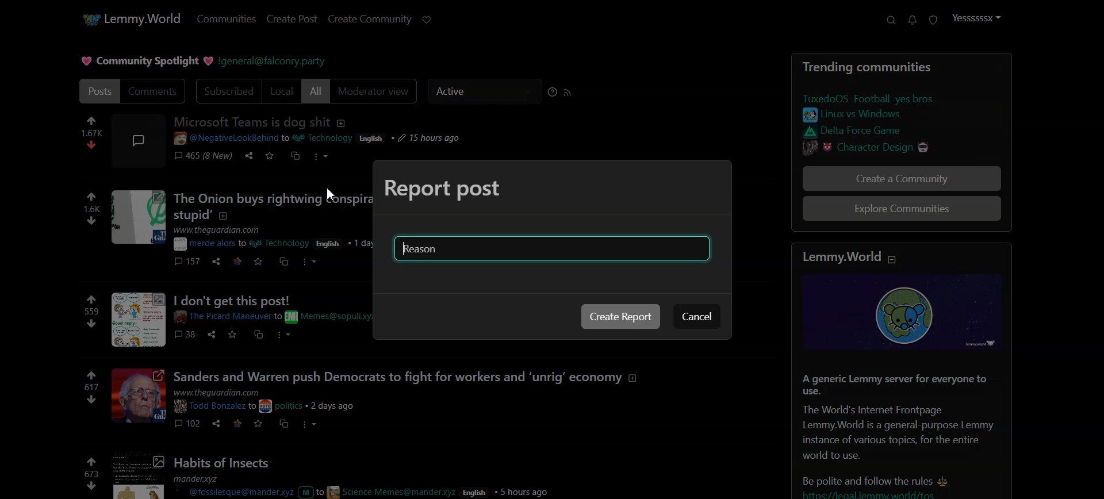  What do you see at coordinates (484, 91) in the screenshot?
I see `Active` at bounding box center [484, 91].